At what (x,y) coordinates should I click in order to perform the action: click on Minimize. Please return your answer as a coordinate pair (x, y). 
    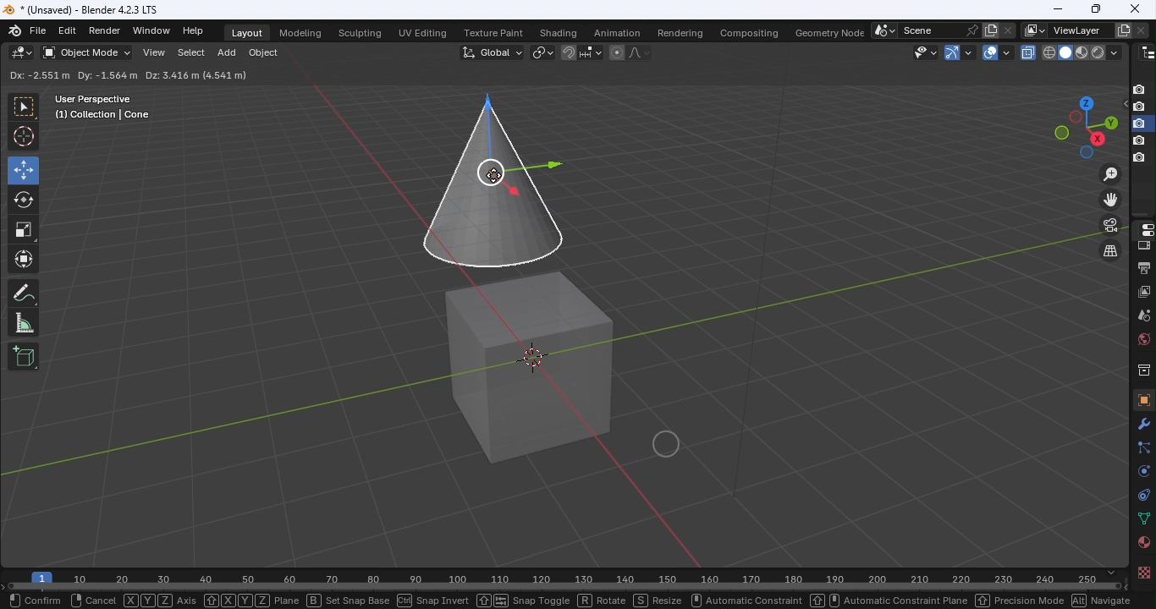
    Looking at the image, I should click on (1057, 8).